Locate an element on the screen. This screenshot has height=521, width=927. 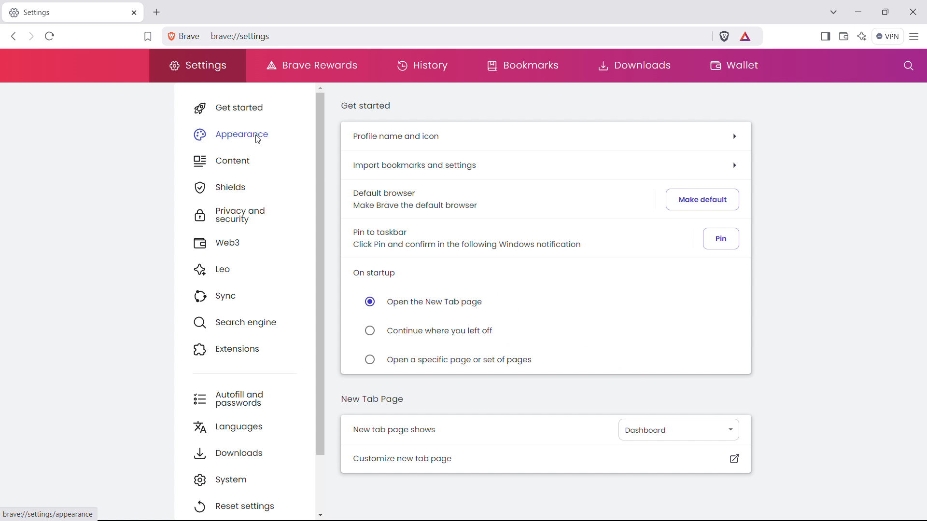
scroll down is located at coordinates (327, 512).